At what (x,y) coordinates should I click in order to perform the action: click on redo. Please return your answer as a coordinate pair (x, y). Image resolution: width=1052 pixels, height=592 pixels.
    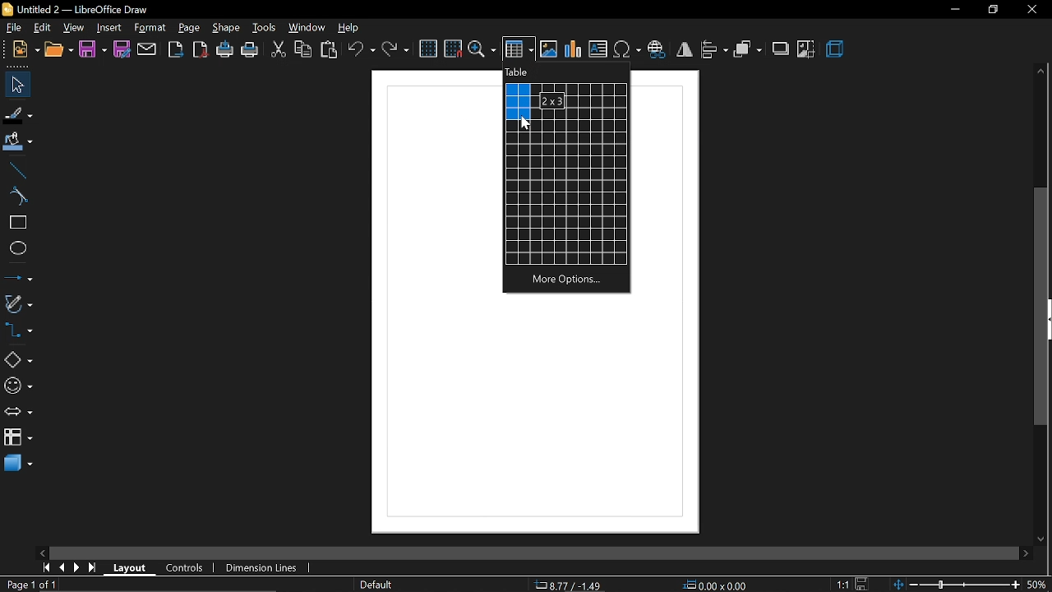
    Looking at the image, I should click on (395, 50).